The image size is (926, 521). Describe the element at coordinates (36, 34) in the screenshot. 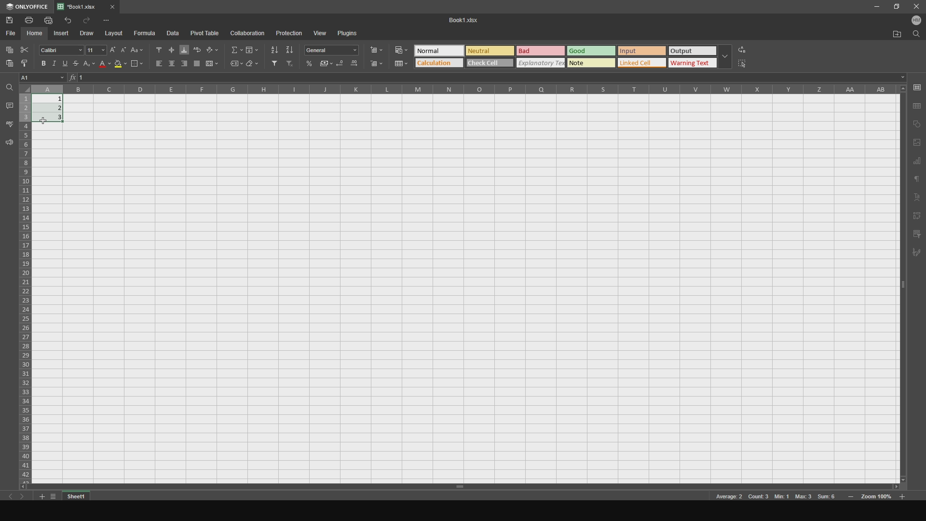

I see `home` at that location.